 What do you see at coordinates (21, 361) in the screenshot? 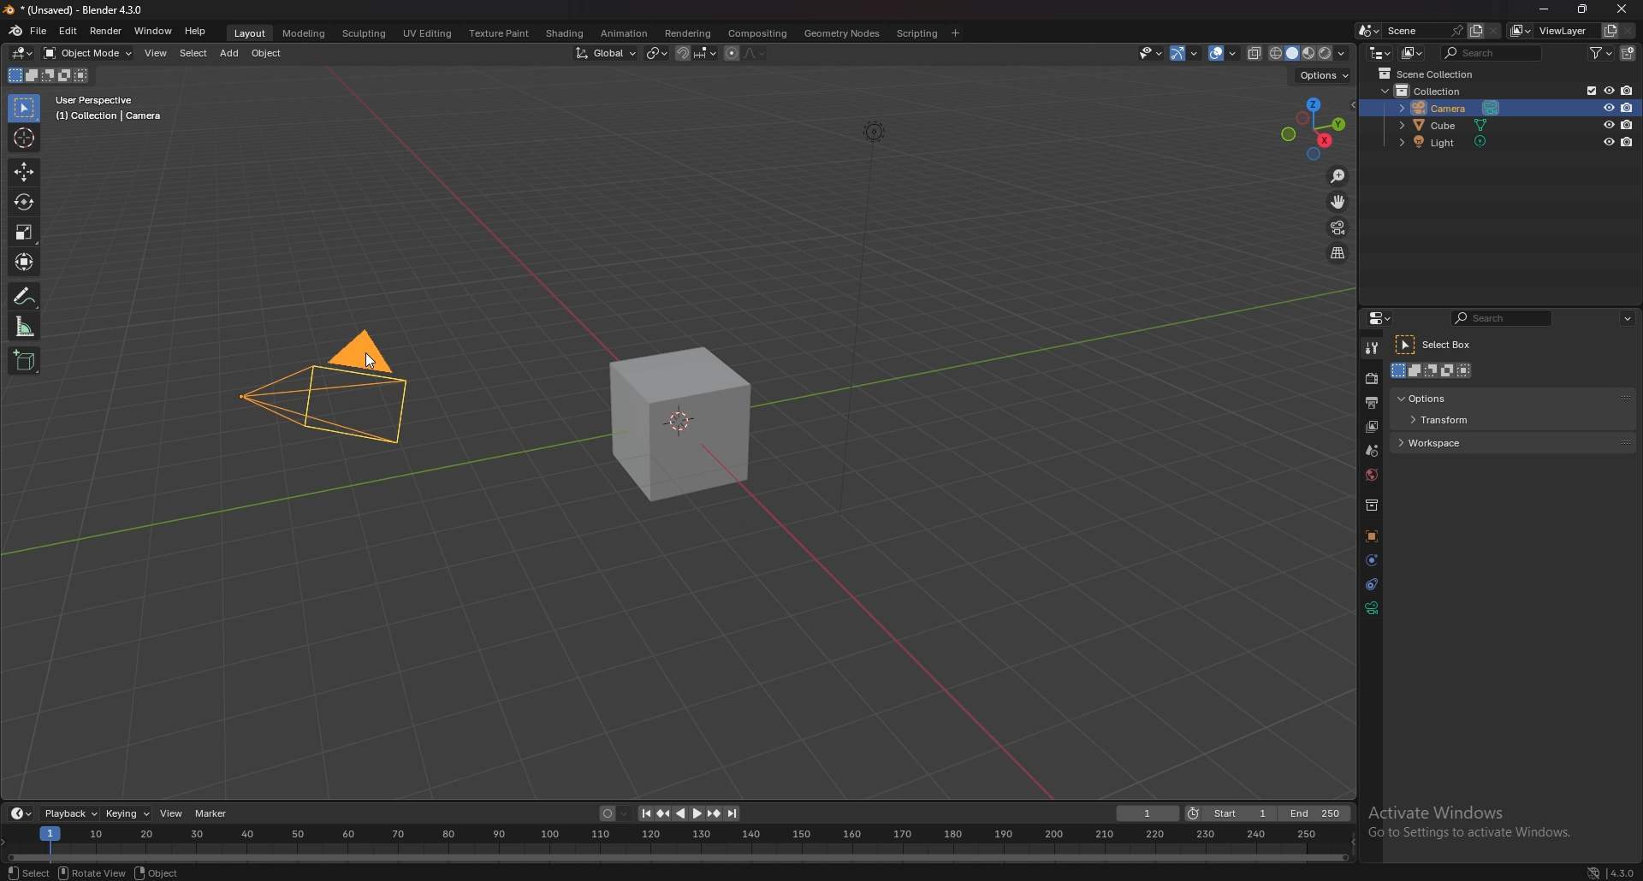
I see `add cube` at bounding box center [21, 361].